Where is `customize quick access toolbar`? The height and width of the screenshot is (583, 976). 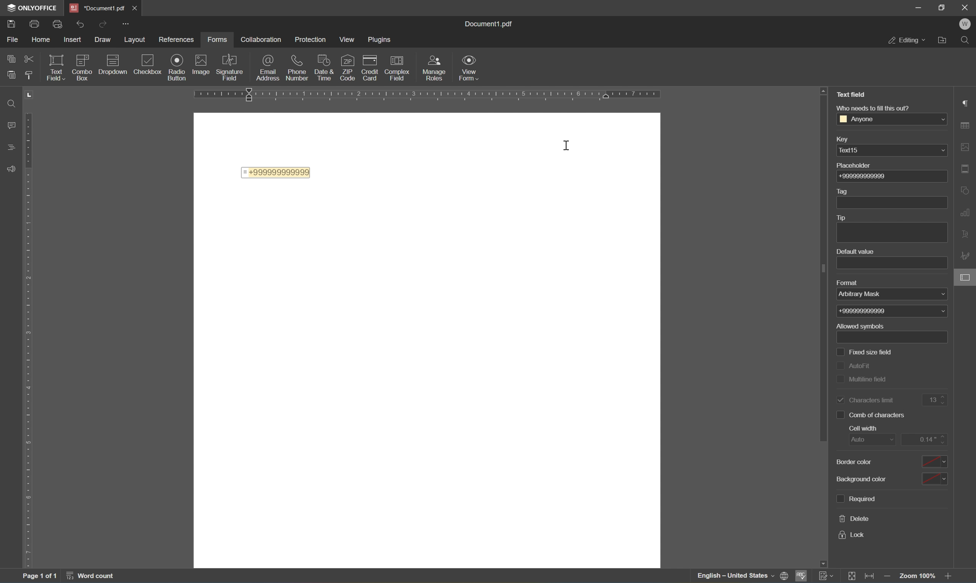 customize quick access toolbar is located at coordinates (125, 23).